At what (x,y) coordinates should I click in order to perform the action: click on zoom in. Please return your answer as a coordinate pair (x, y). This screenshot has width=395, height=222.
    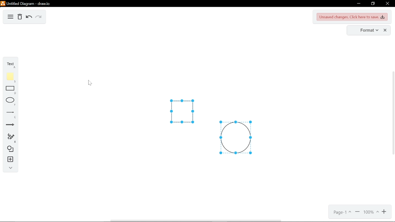
    Looking at the image, I should click on (385, 212).